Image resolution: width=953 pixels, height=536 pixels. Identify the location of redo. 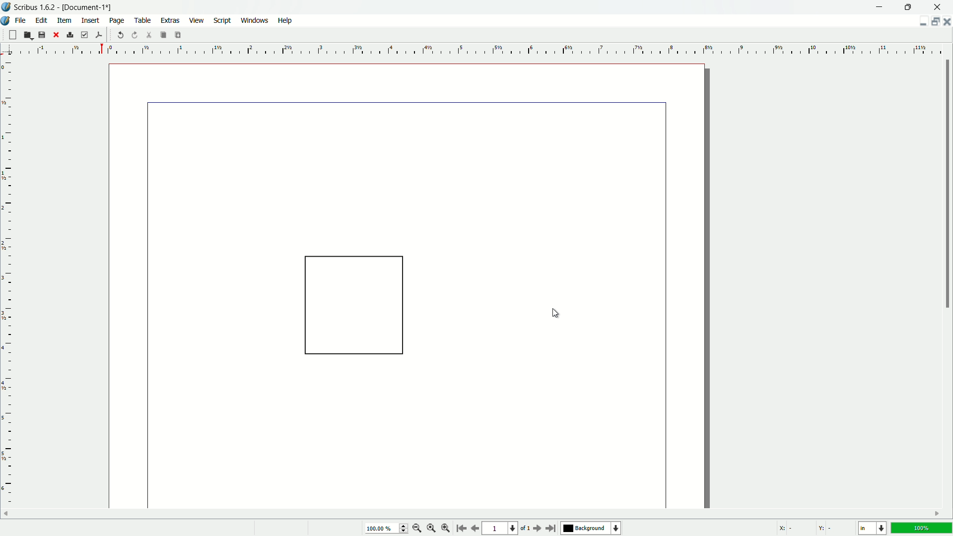
(134, 35).